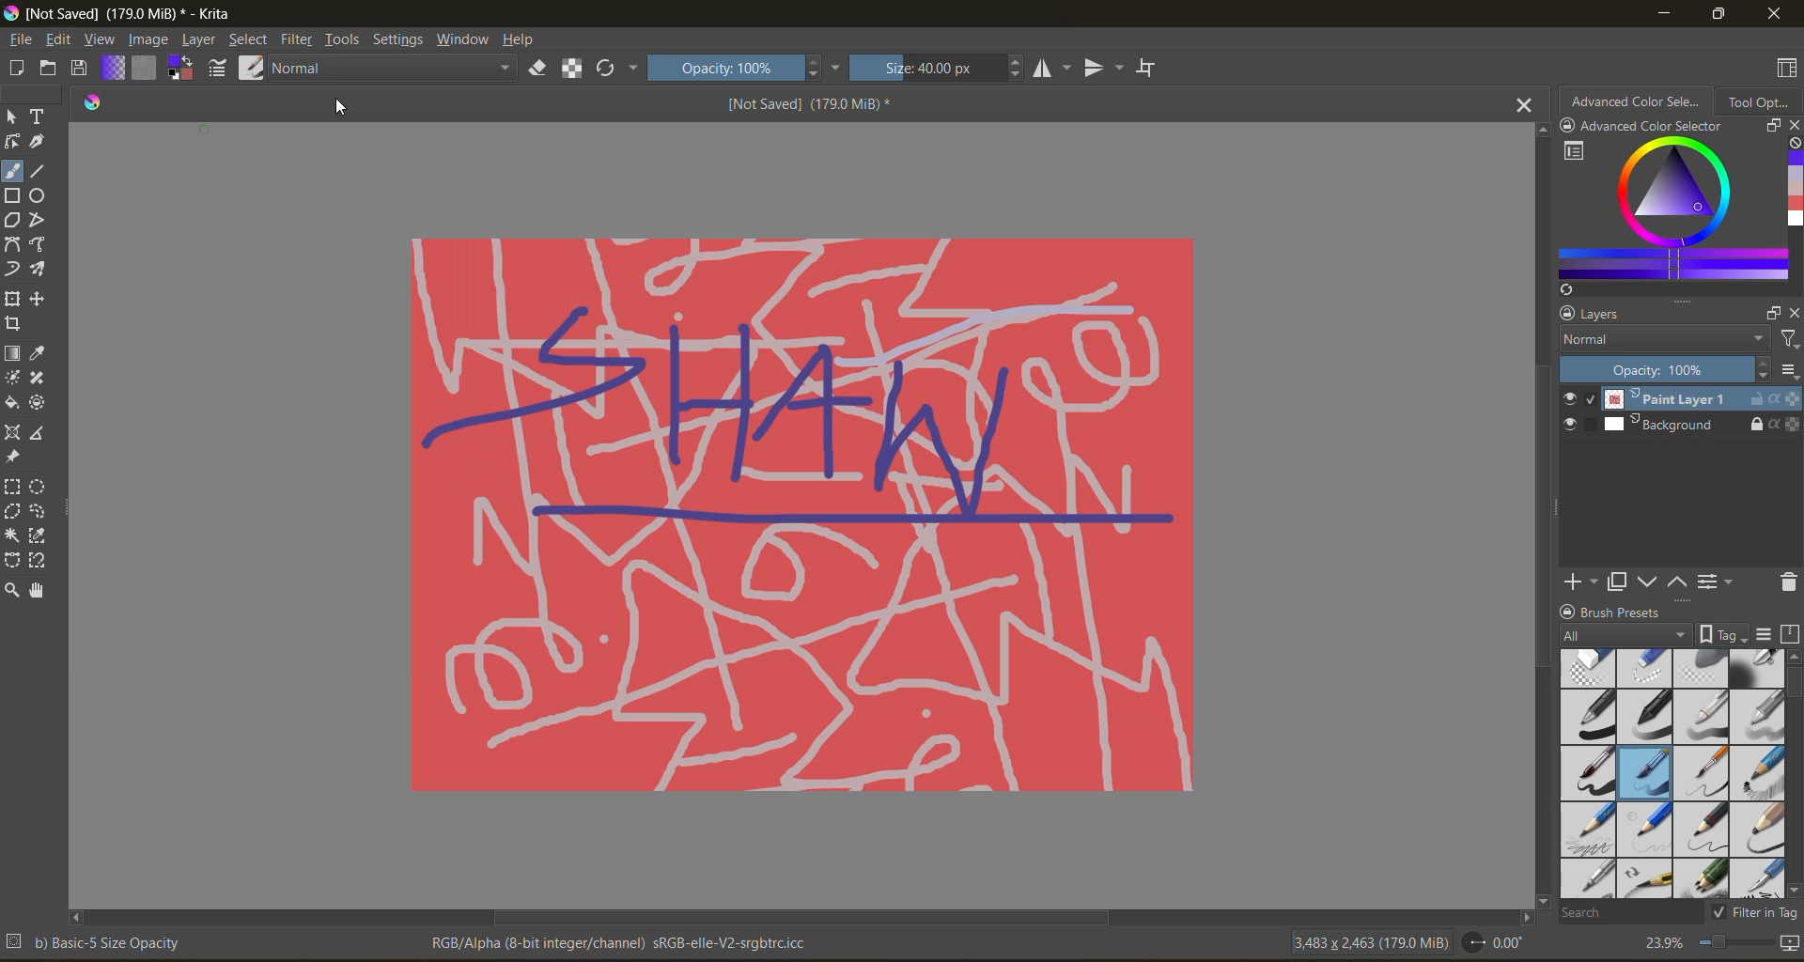  What do you see at coordinates (39, 403) in the screenshot?
I see `enclose and fill tool` at bounding box center [39, 403].